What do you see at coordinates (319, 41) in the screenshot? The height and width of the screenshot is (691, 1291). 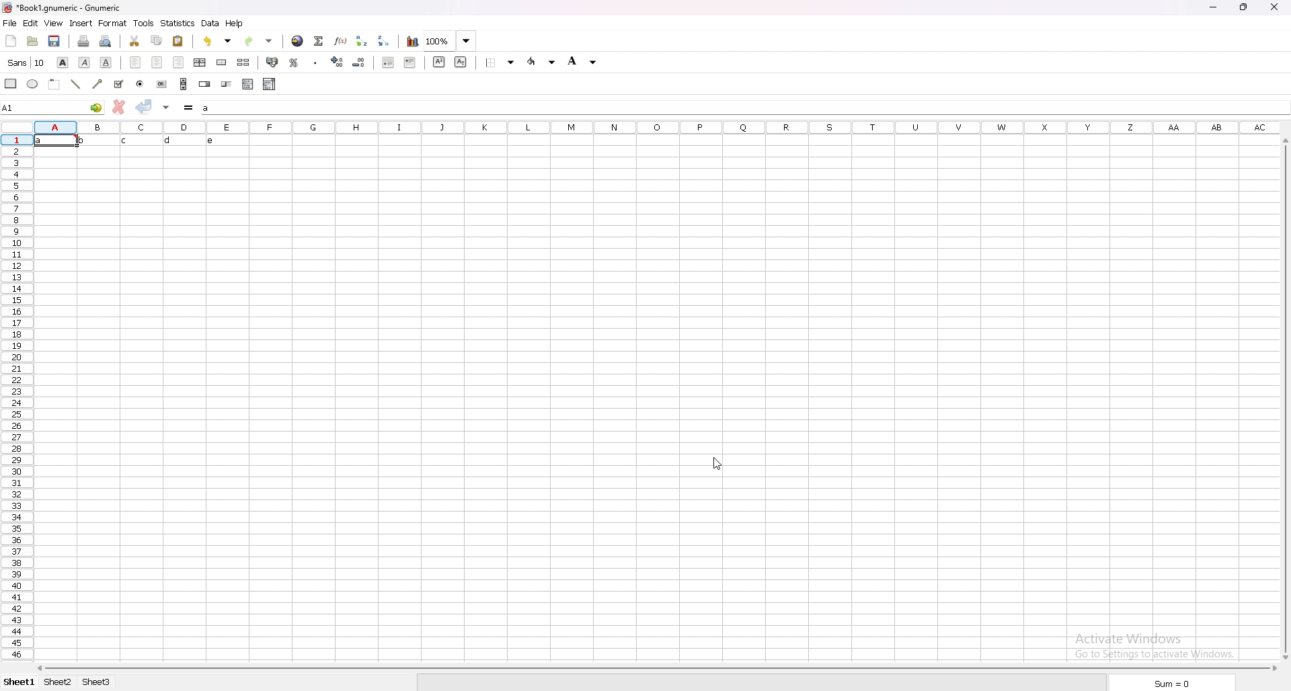 I see `summation` at bounding box center [319, 41].